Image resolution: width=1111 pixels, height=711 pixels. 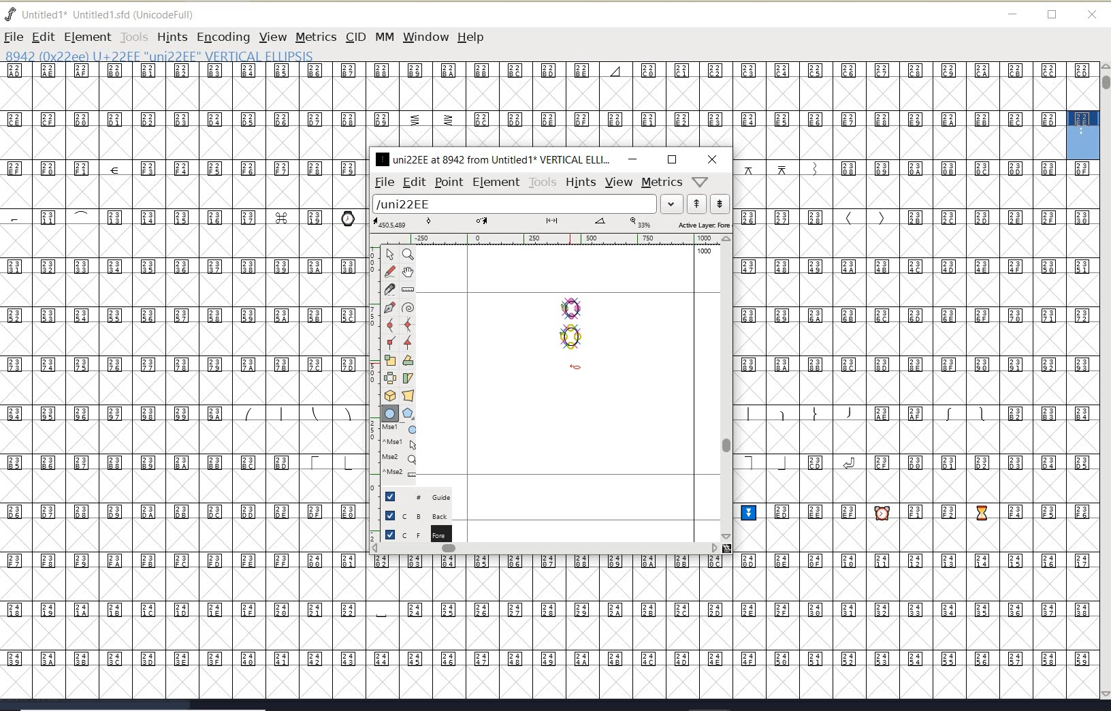 What do you see at coordinates (552, 225) in the screenshot?
I see `active layer` at bounding box center [552, 225].